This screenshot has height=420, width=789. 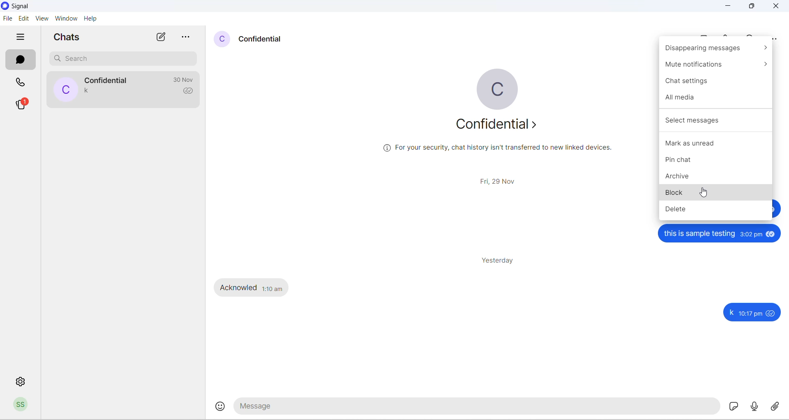 I want to click on k, so click(x=731, y=312).